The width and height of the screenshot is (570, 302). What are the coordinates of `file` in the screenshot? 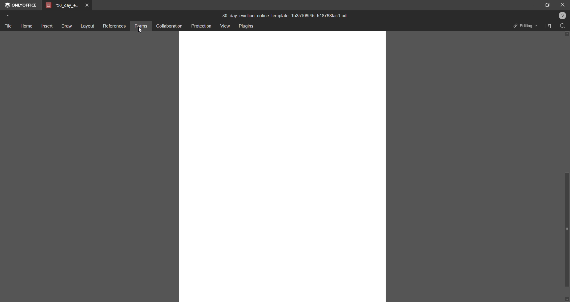 It's located at (8, 26).